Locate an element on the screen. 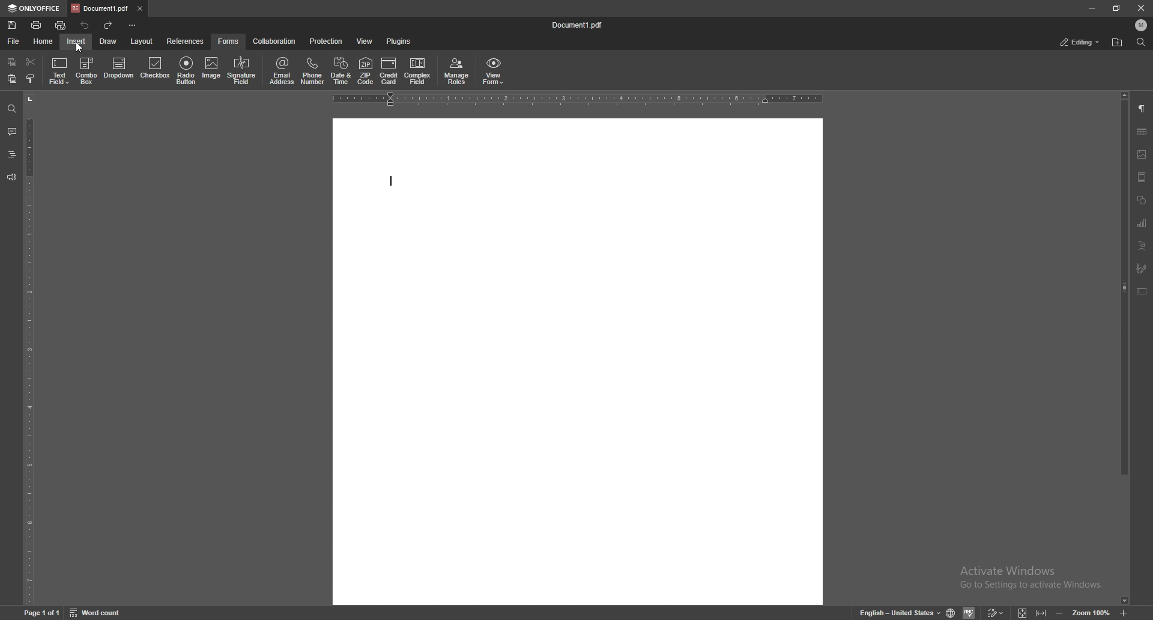 The width and height of the screenshot is (1153, 620). radio button is located at coordinates (184, 71).